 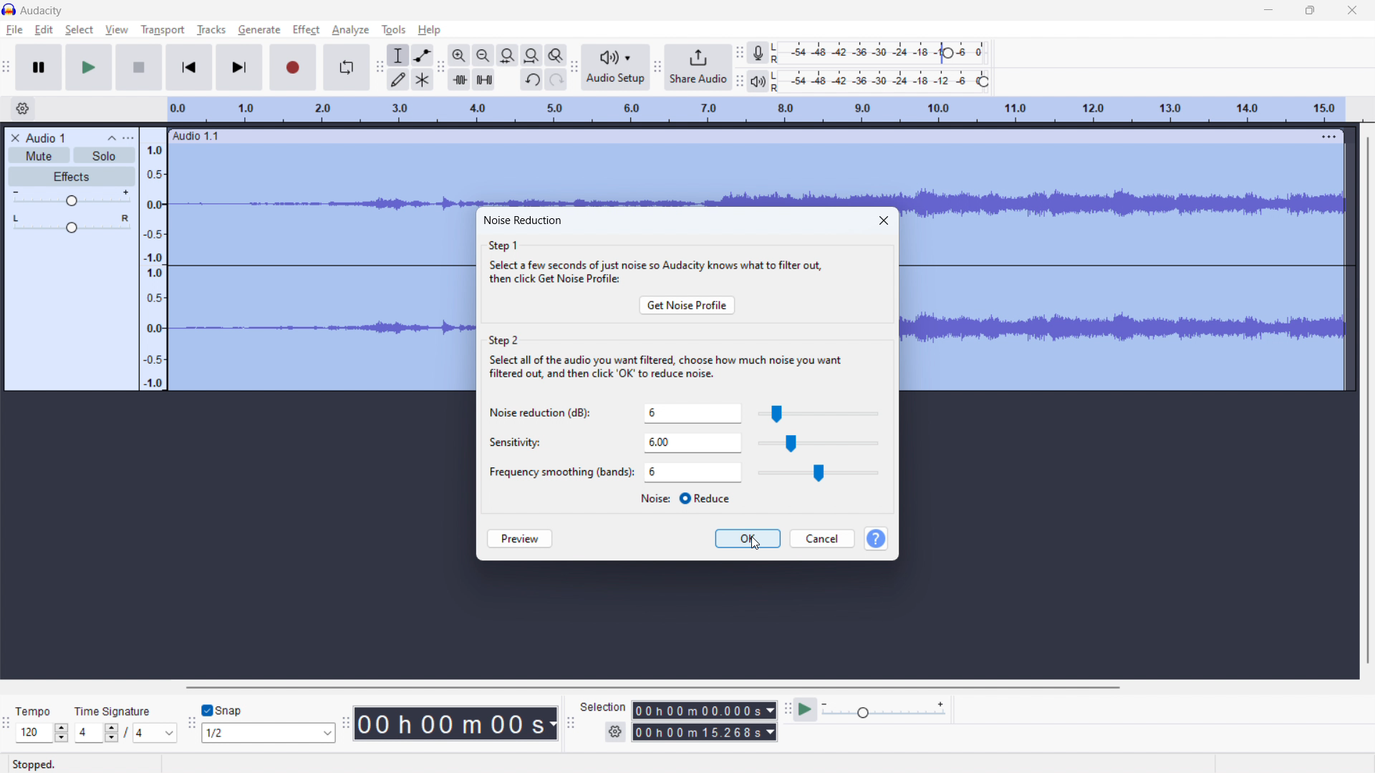 I want to click on zoom in, so click(x=458, y=56).